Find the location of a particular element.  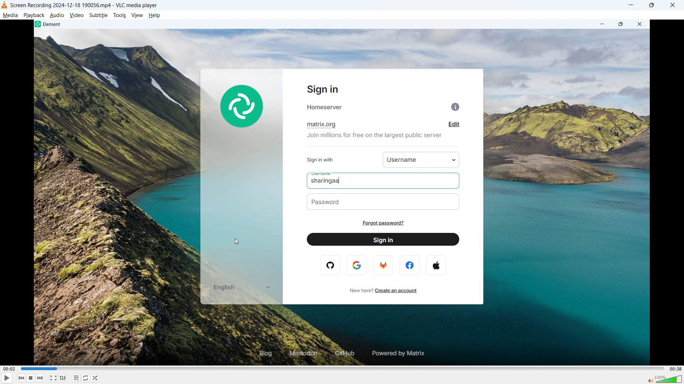

Username is located at coordinates (400, 160).